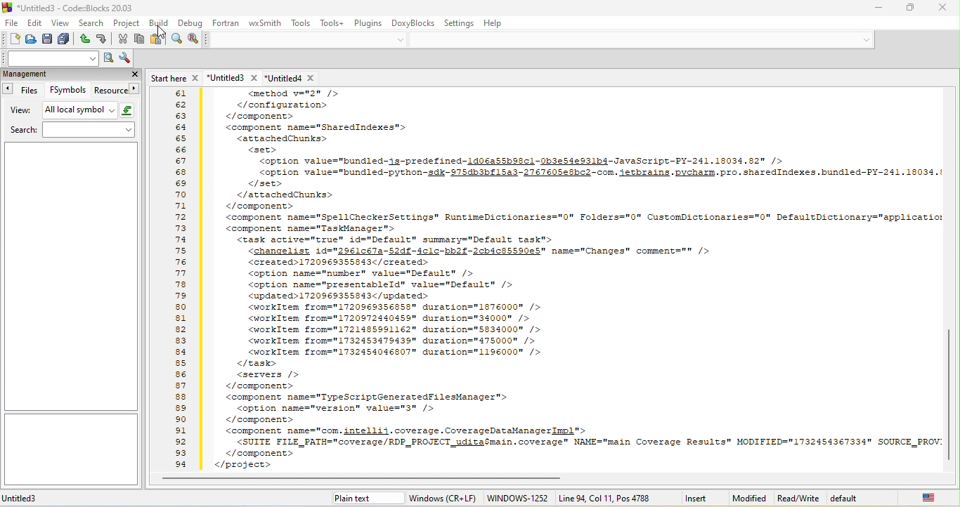 This screenshot has width=960, height=507. What do you see at coordinates (860, 39) in the screenshot?
I see `dropdown` at bounding box center [860, 39].